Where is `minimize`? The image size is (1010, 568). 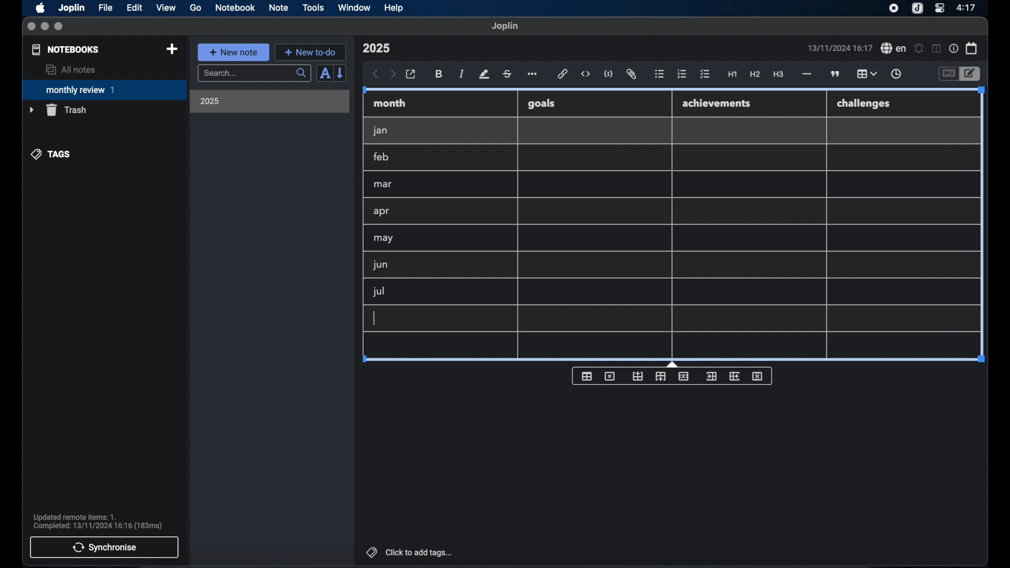 minimize is located at coordinates (45, 27).